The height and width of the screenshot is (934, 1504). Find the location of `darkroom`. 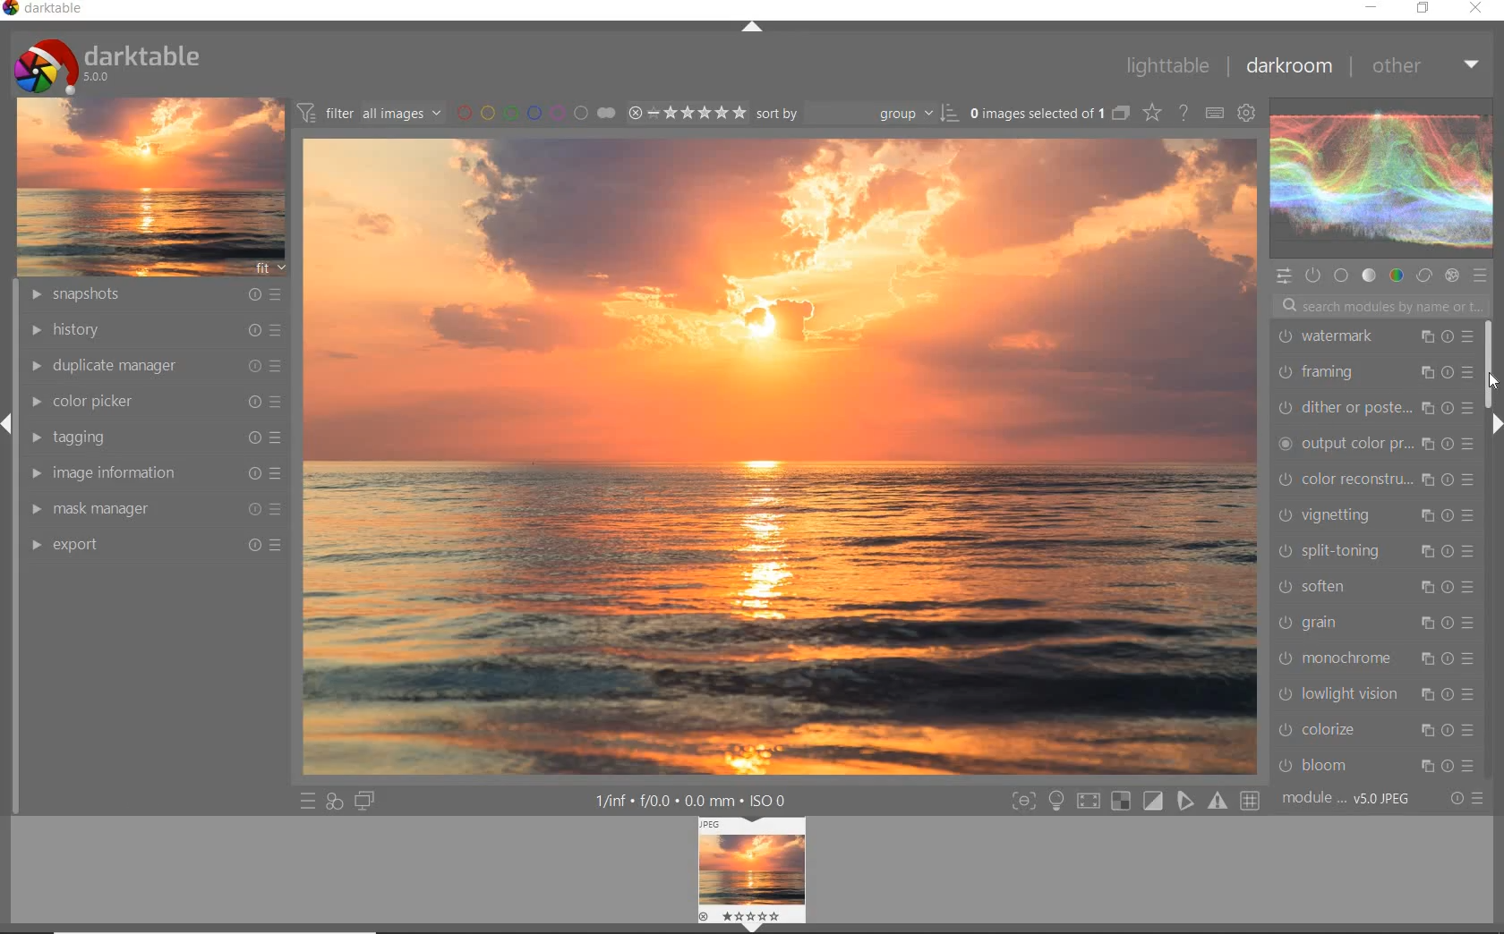

darkroom is located at coordinates (1293, 67).